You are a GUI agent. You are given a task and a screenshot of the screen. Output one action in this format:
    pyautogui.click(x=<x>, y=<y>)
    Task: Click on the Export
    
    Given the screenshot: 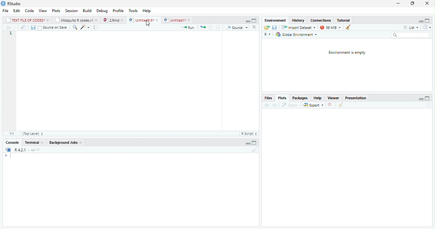 What is the action you would take?
    pyautogui.click(x=313, y=105)
    